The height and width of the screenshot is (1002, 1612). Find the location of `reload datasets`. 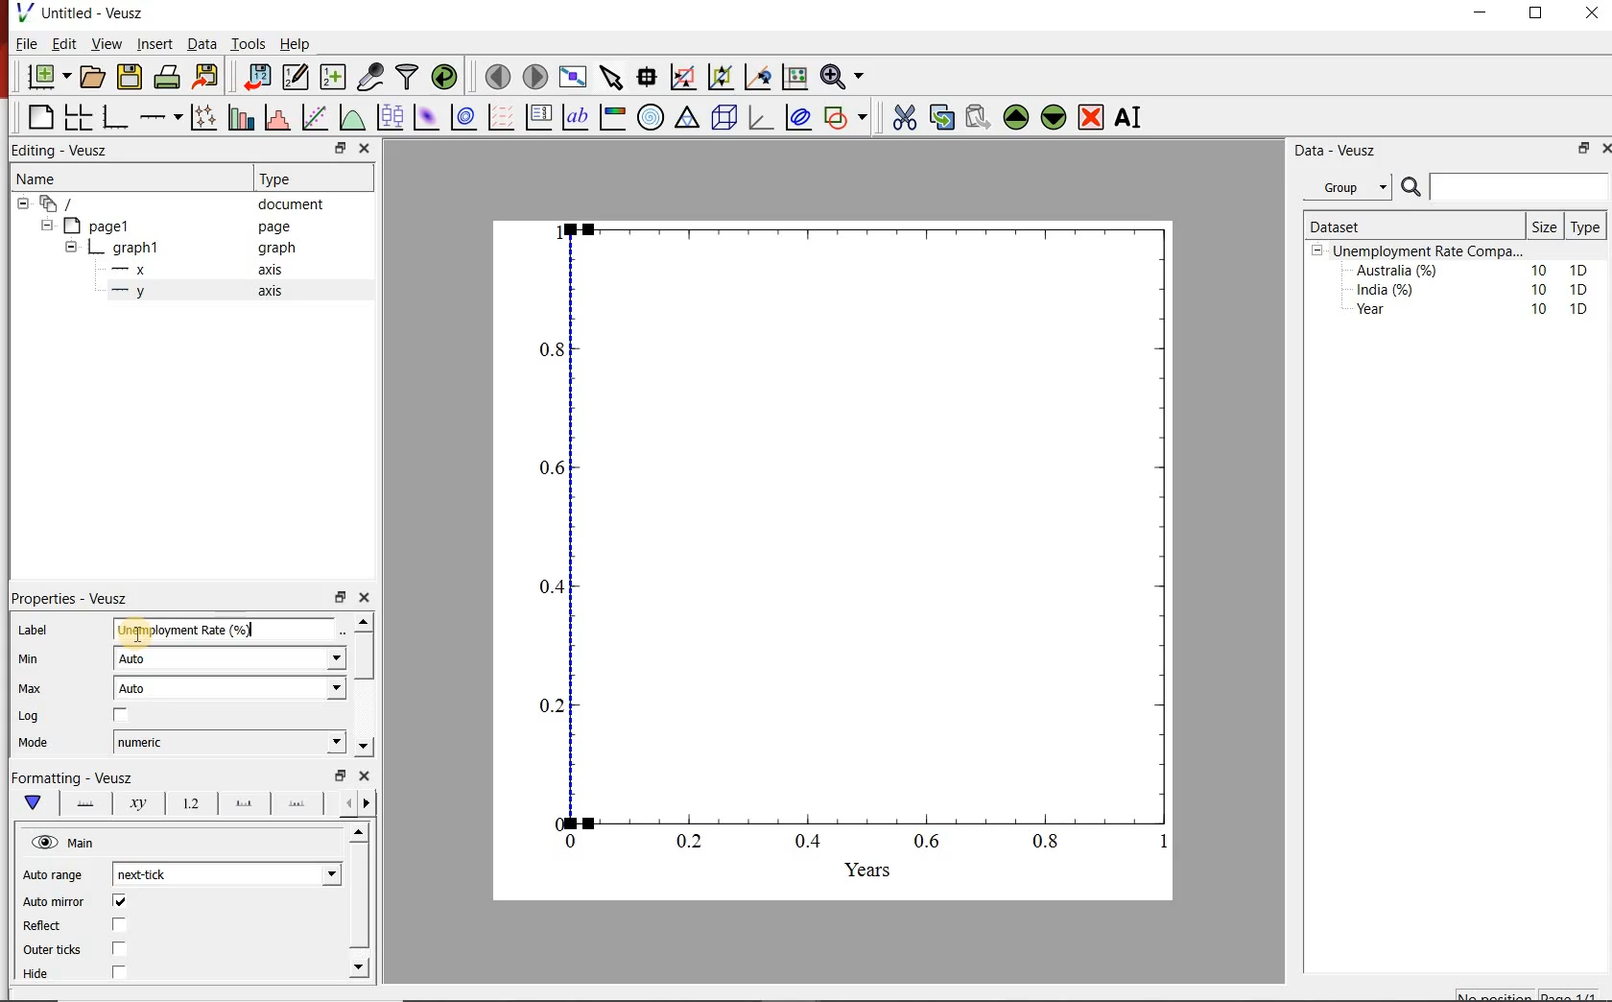

reload datasets is located at coordinates (445, 76).